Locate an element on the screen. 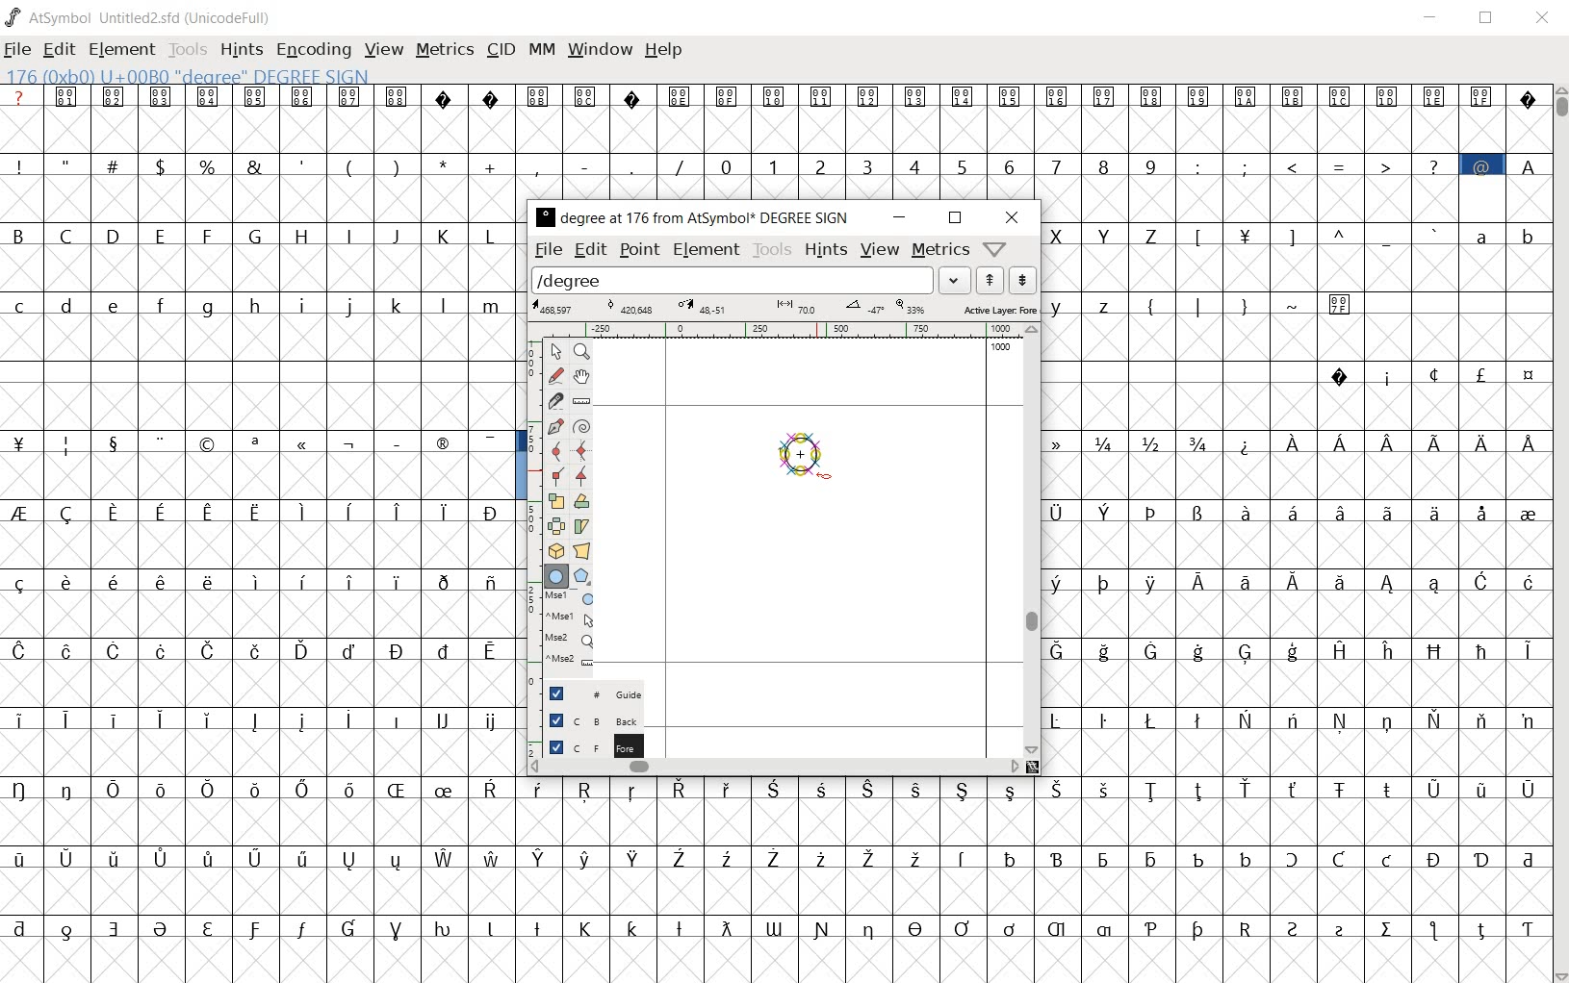  hints is located at coordinates (241, 50).